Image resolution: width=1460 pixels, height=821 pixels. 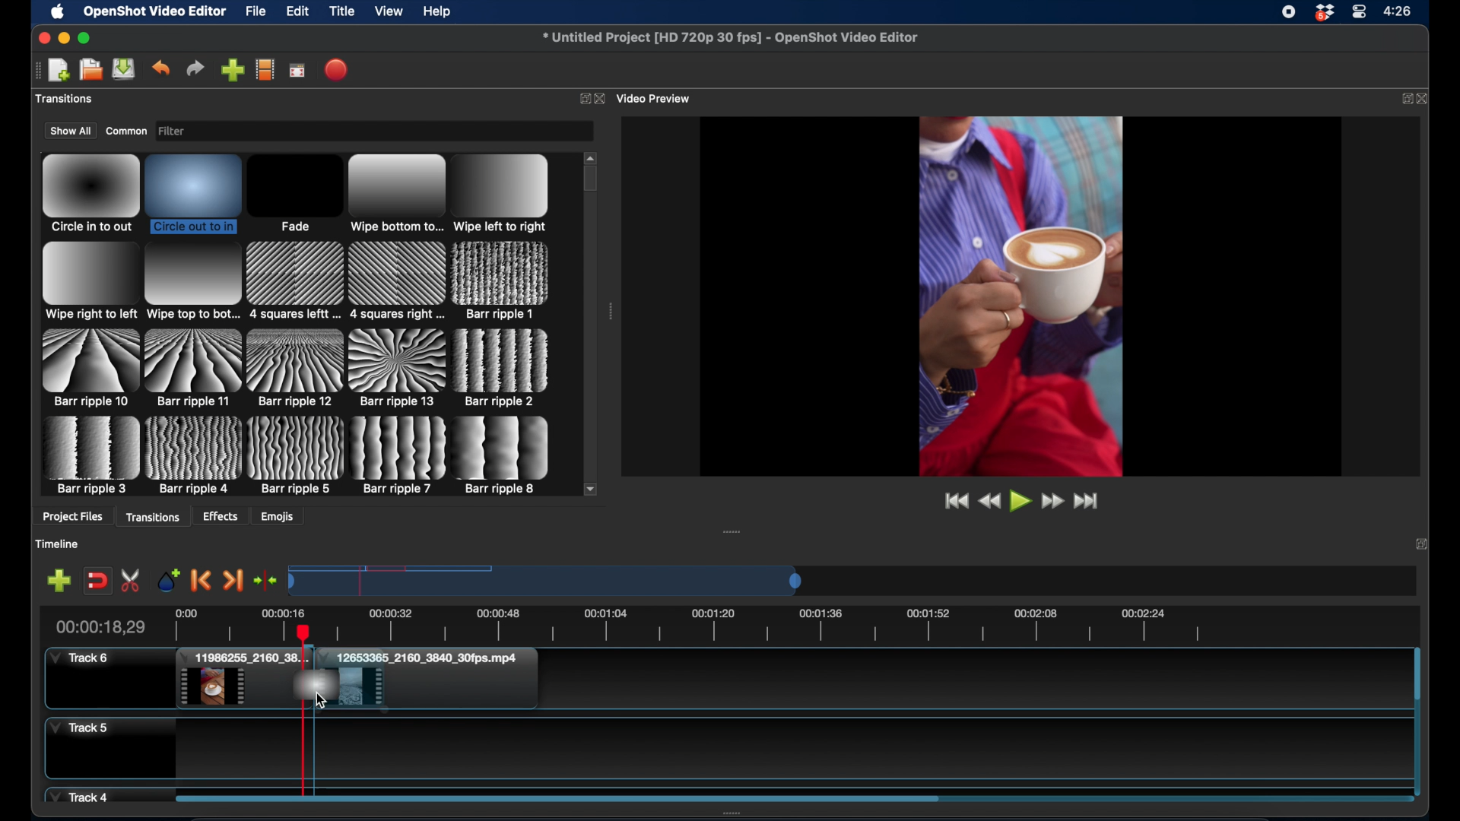 I want to click on drag handle, so click(x=36, y=69).